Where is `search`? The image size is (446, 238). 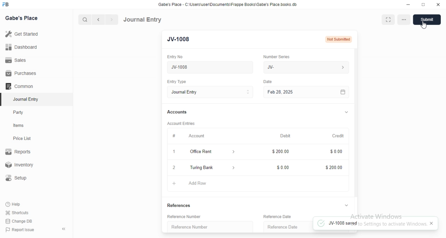
search is located at coordinates (84, 20).